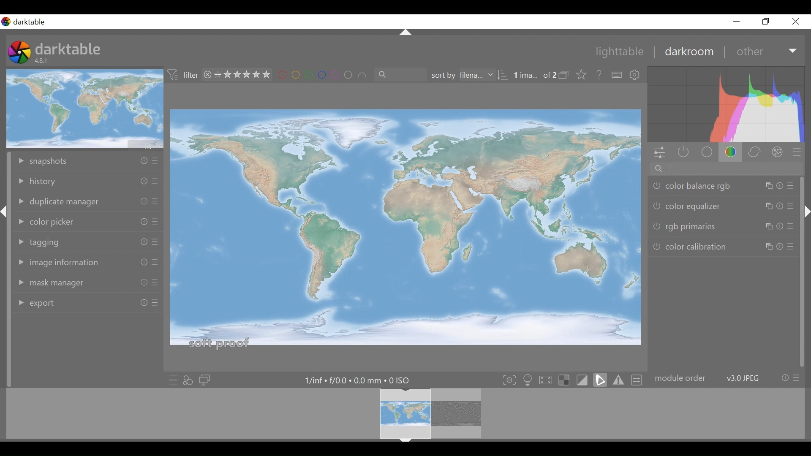  What do you see at coordinates (617, 75) in the screenshot?
I see `Define shortcuts` at bounding box center [617, 75].